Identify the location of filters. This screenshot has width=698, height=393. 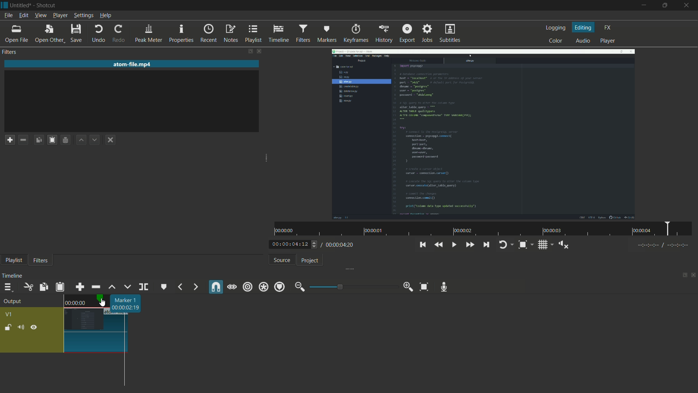
(40, 261).